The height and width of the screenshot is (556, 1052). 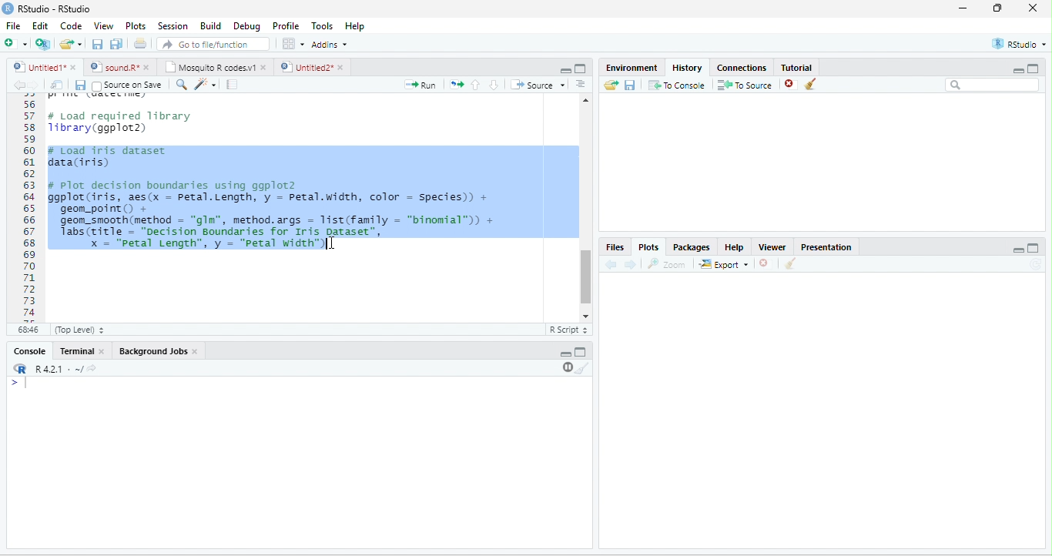 What do you see at coordinates (632, 67) in the screenshot?
I see `Environment` at bounding box center [632, 67].